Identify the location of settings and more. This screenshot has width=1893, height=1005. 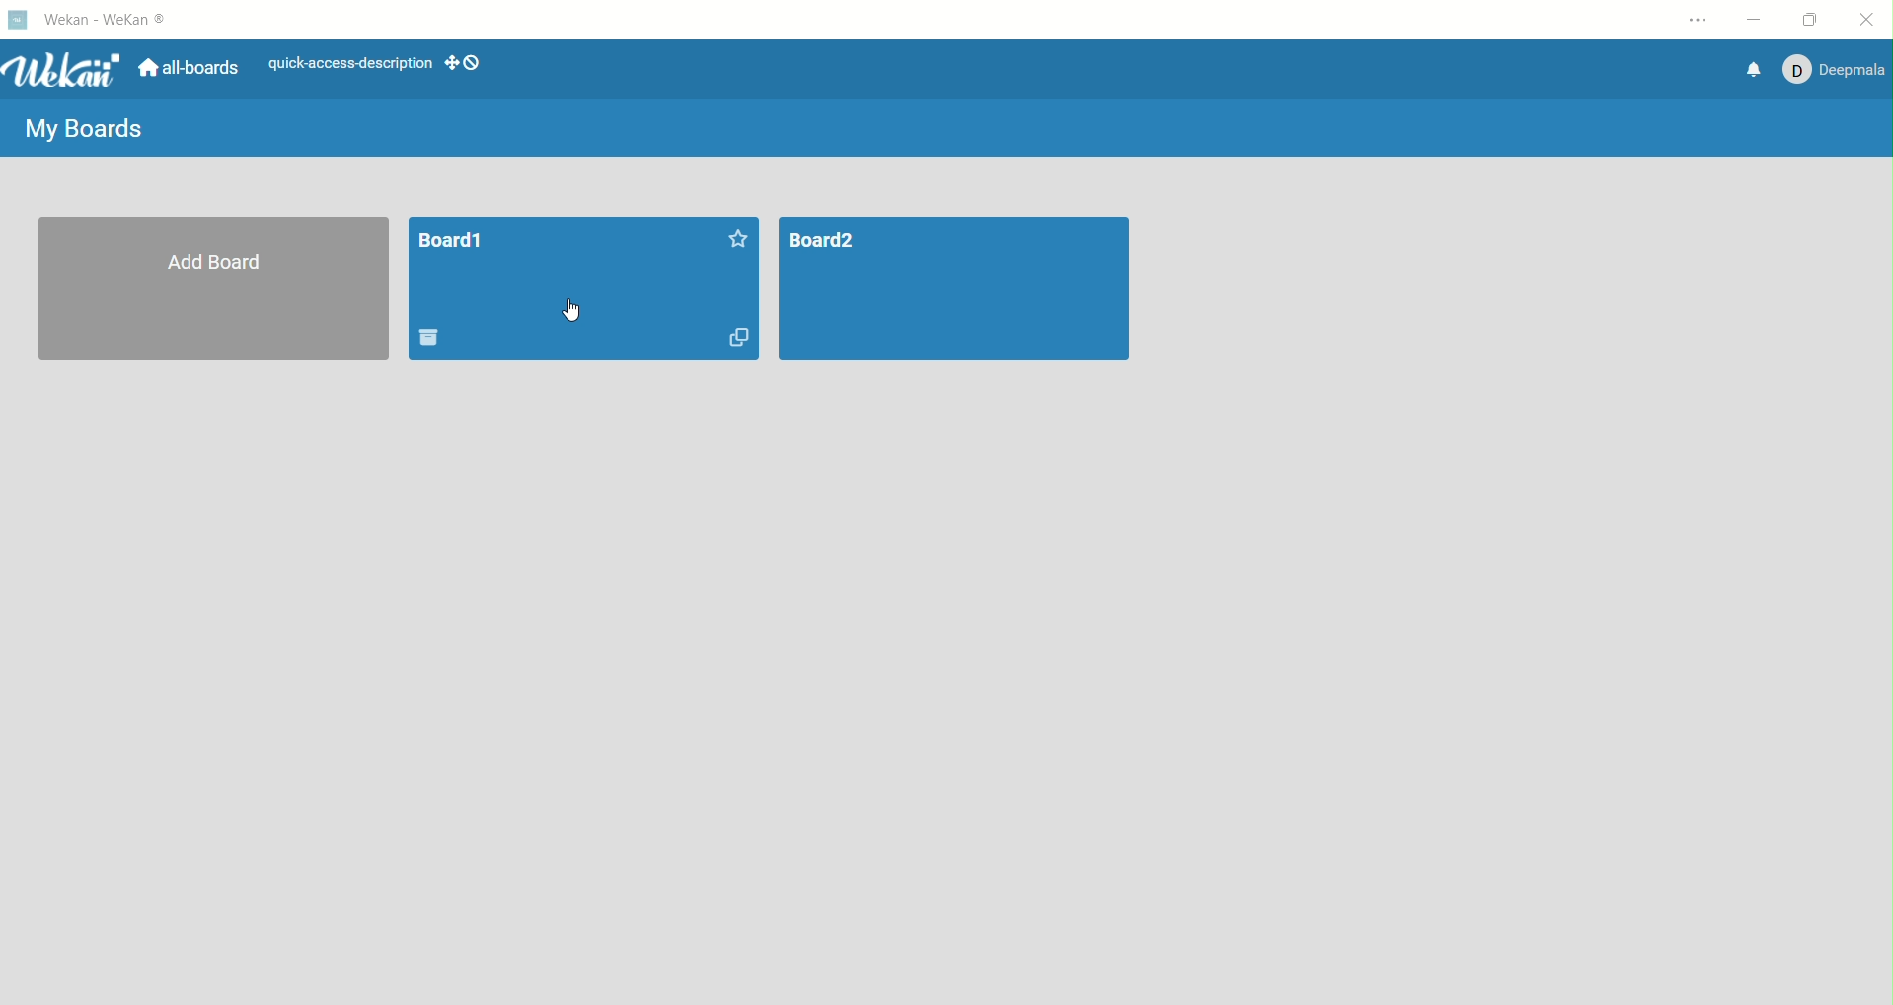
(1698, 20).